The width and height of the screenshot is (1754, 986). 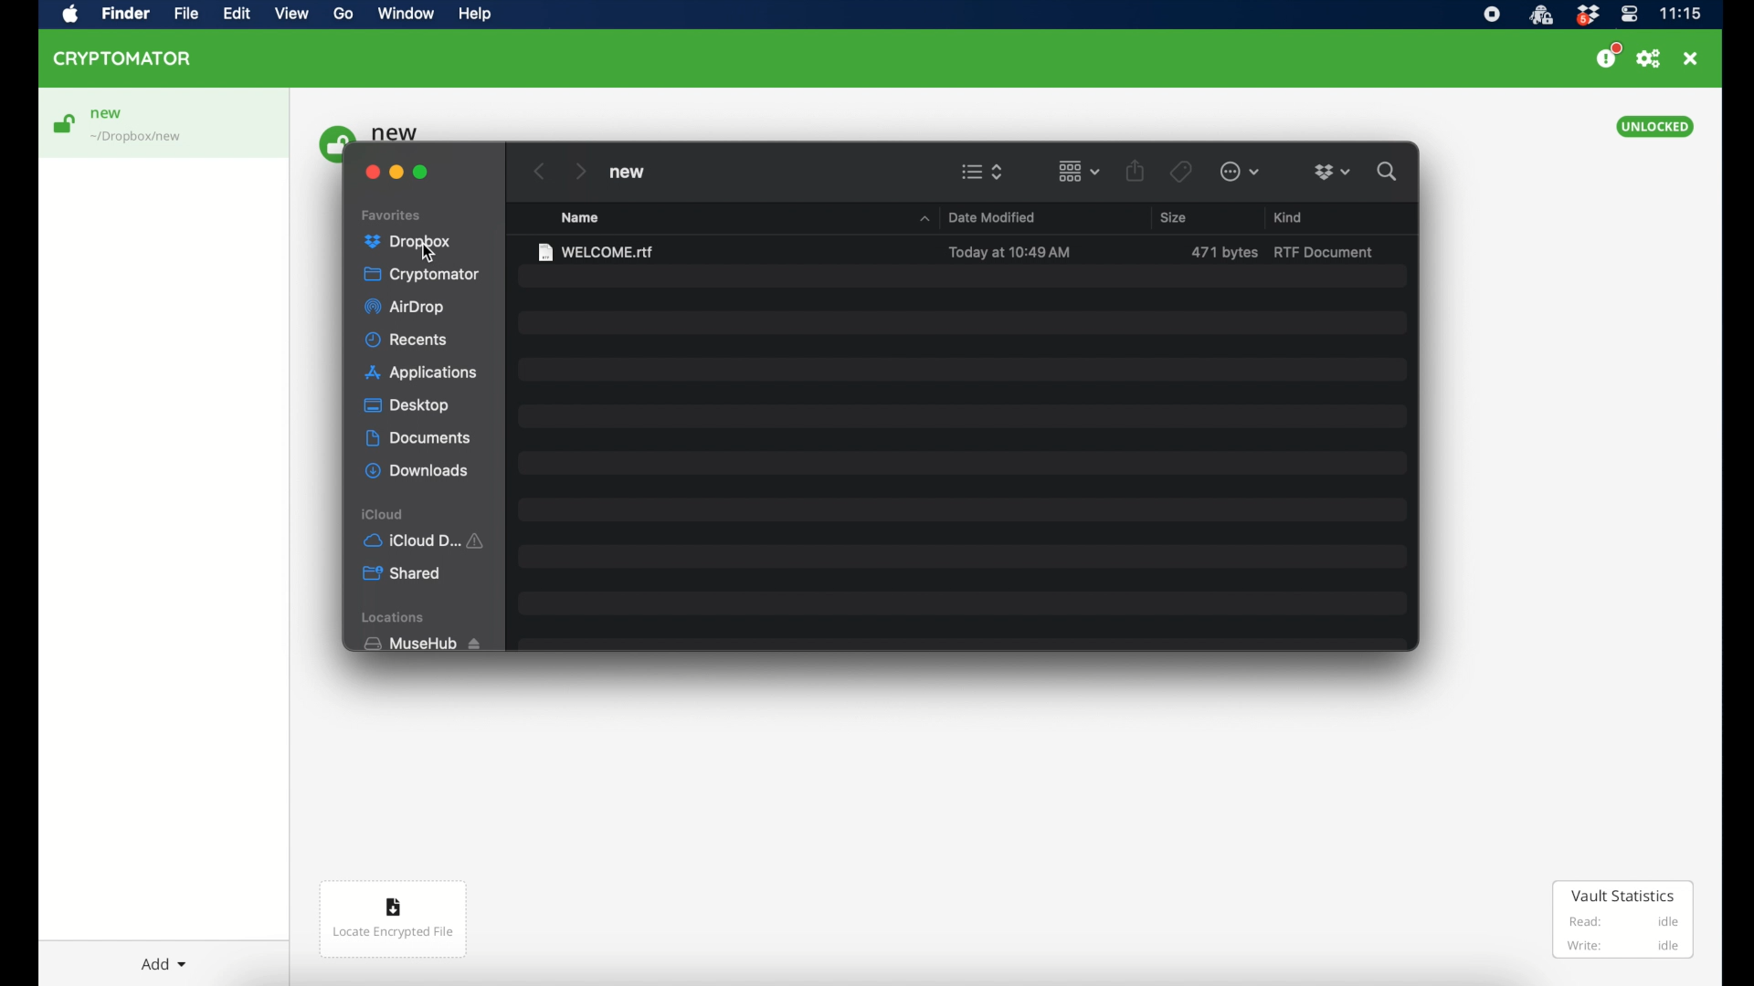 I want to click on airdrop, so click(x=405, y=308).